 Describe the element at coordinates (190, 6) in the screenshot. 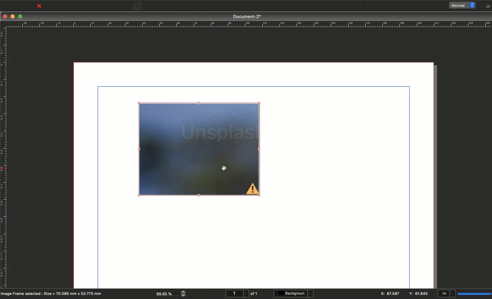

I see `Shape` at that location.